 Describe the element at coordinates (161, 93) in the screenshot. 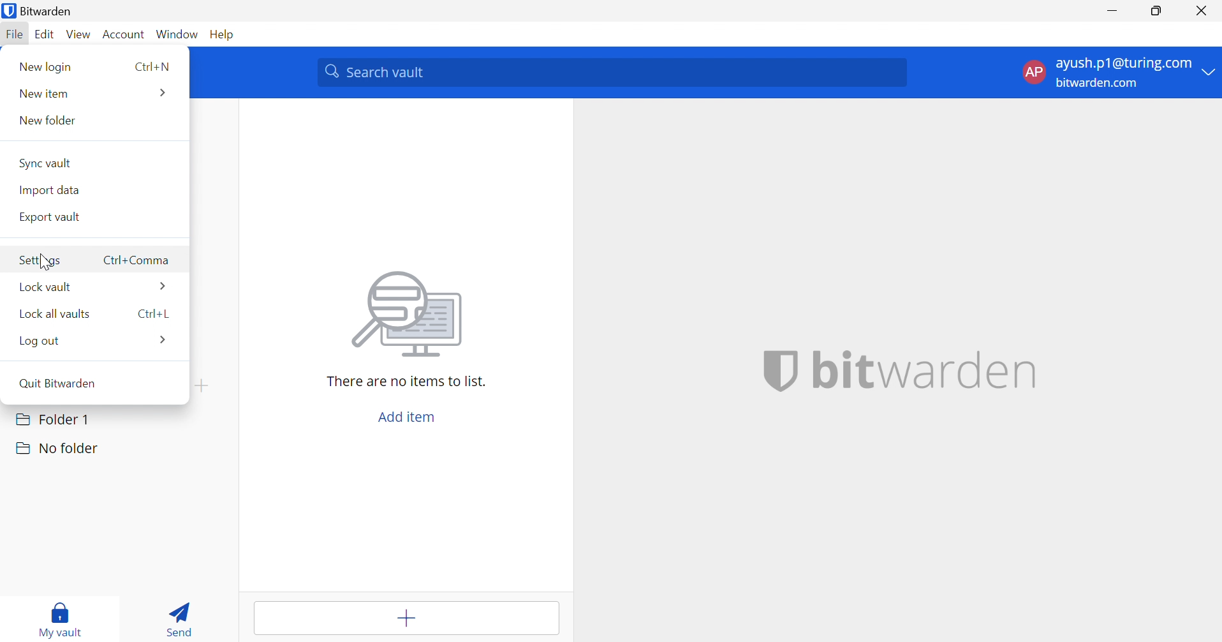

I see `More` at that location.